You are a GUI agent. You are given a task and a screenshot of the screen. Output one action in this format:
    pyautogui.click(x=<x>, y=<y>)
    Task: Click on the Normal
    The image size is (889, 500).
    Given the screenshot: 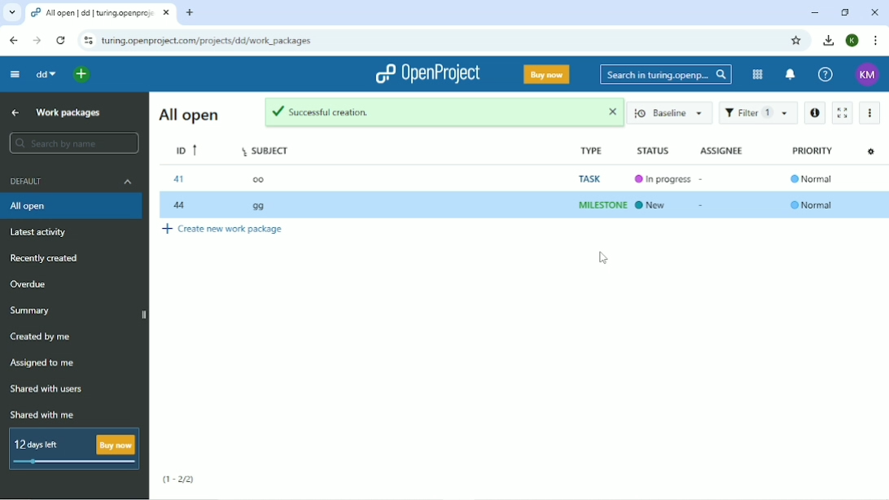 What is the action you would take?
    pyautogui.click(x=812, y=178)
    